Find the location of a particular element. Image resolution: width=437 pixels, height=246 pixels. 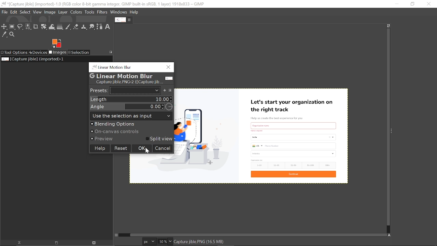

Text tool is located at coordinates (108, 27).